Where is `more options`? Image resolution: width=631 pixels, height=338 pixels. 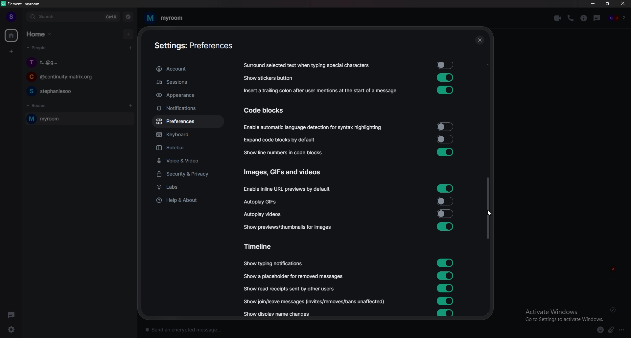
more options is located at coordinates (623, 330).